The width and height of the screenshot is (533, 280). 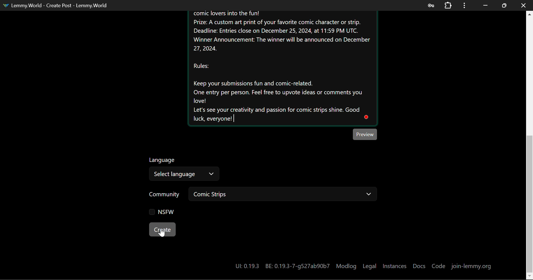 What do you see at coordinates (161, 212) in the screenshot?
I see `NSFW` at bounding box center [161, 212].